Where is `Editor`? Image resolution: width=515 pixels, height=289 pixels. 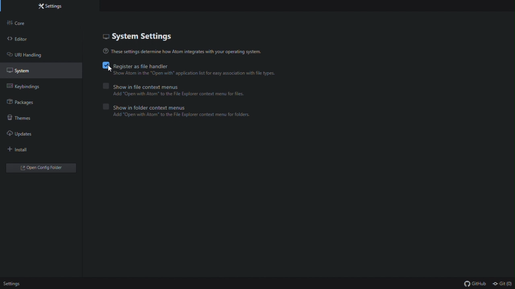
Editor is located at coordinates (29, 41).